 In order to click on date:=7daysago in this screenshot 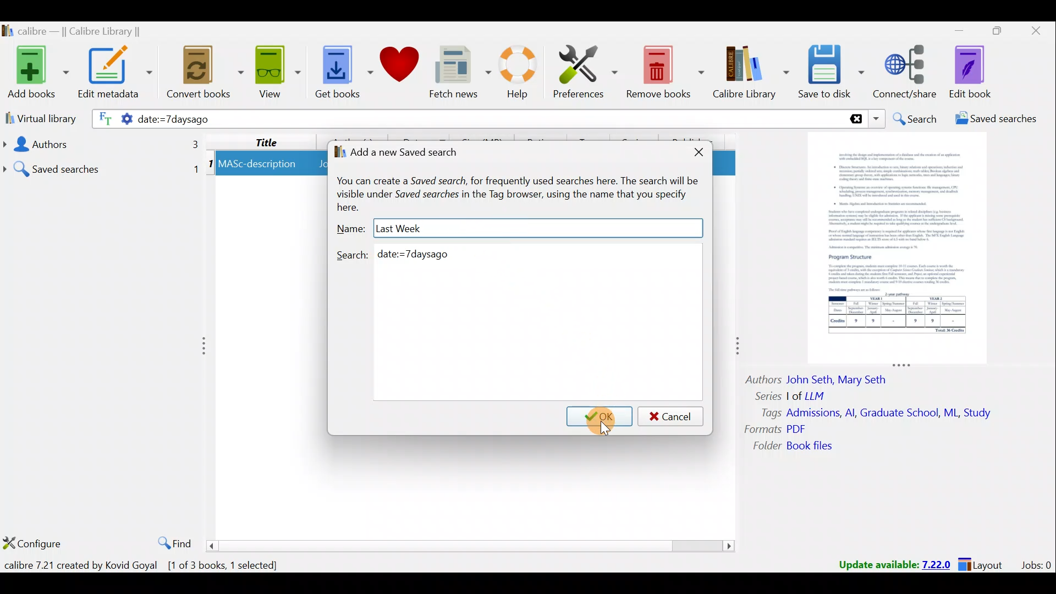, I will do `click(275, 120)`.